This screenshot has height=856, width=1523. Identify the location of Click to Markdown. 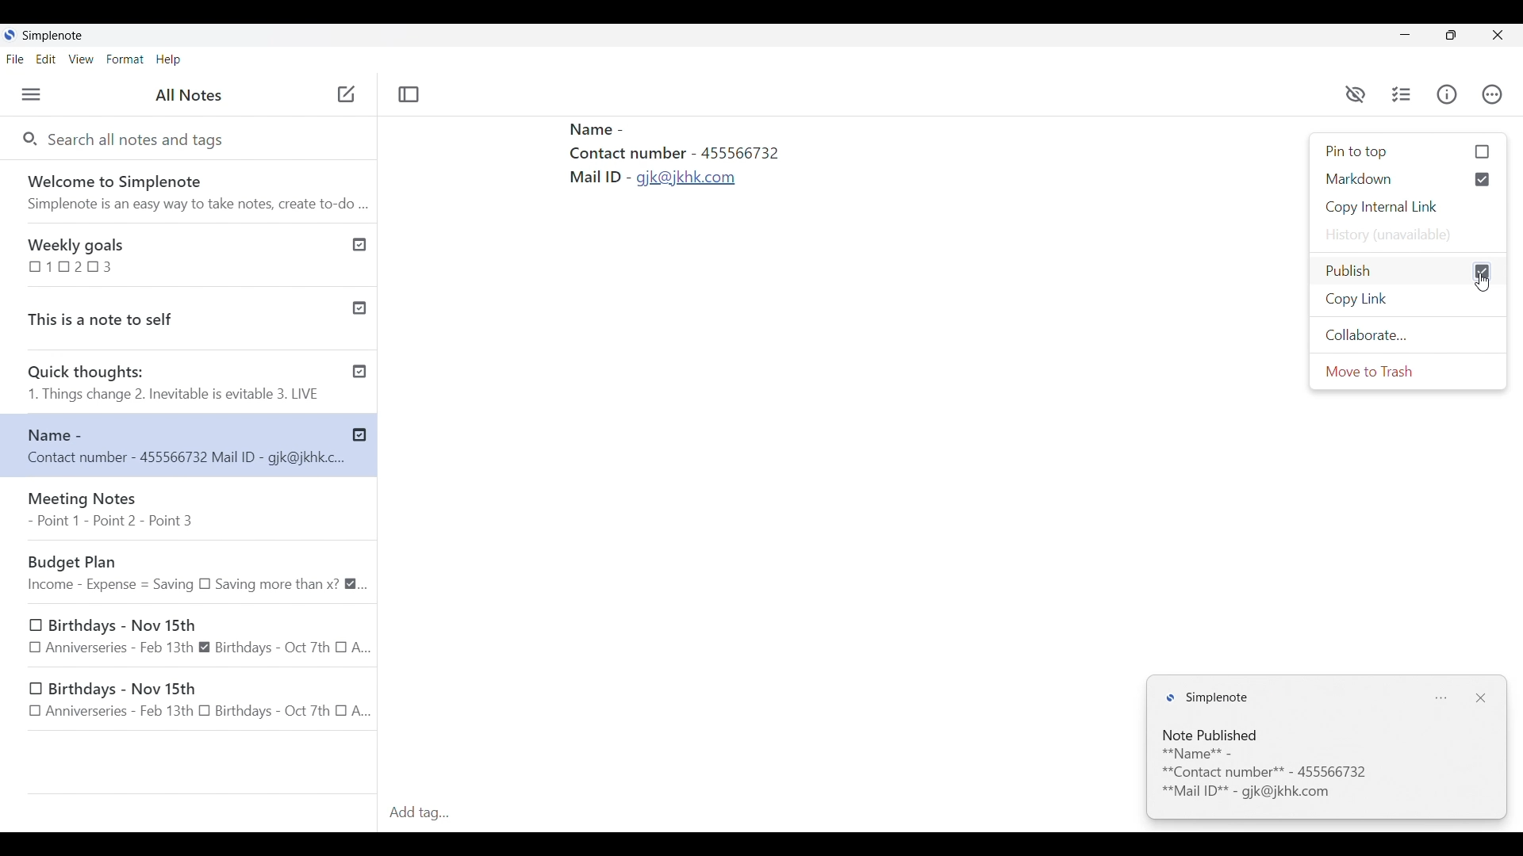
(1409, 179).